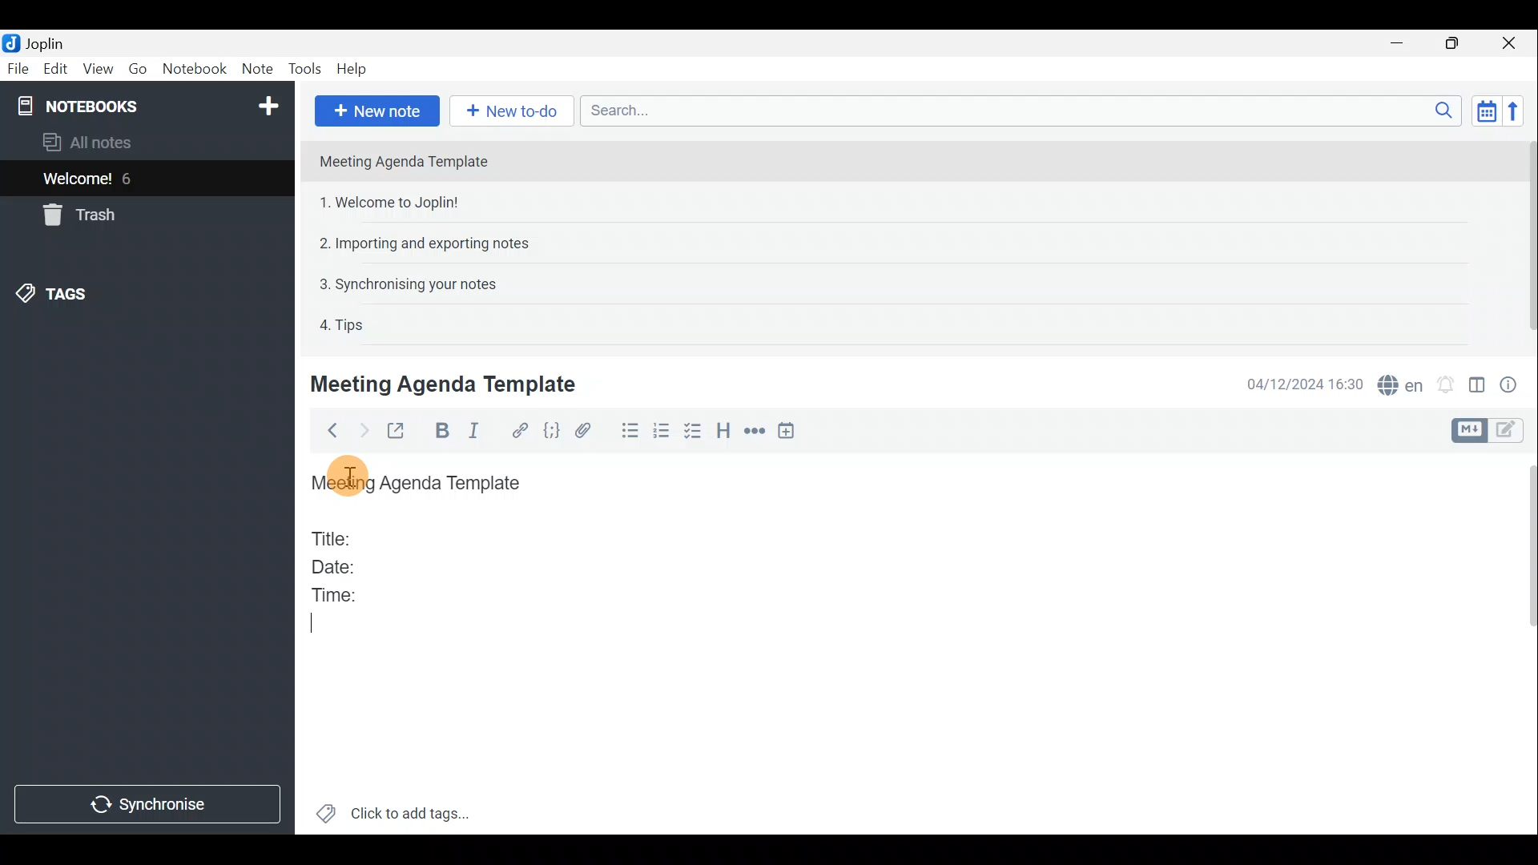  Describe the element at coordinates (147, 804) in the screenshot. I see `Synchronise` at that location.